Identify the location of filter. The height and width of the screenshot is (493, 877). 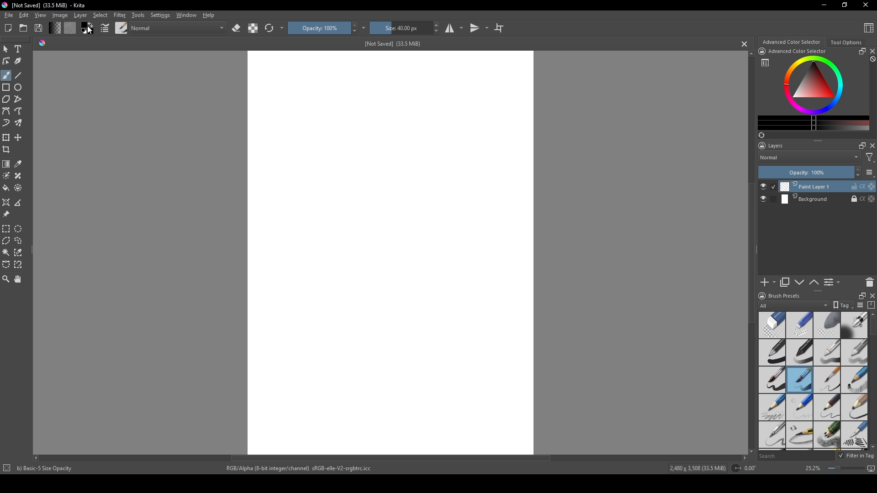
(870, 157).